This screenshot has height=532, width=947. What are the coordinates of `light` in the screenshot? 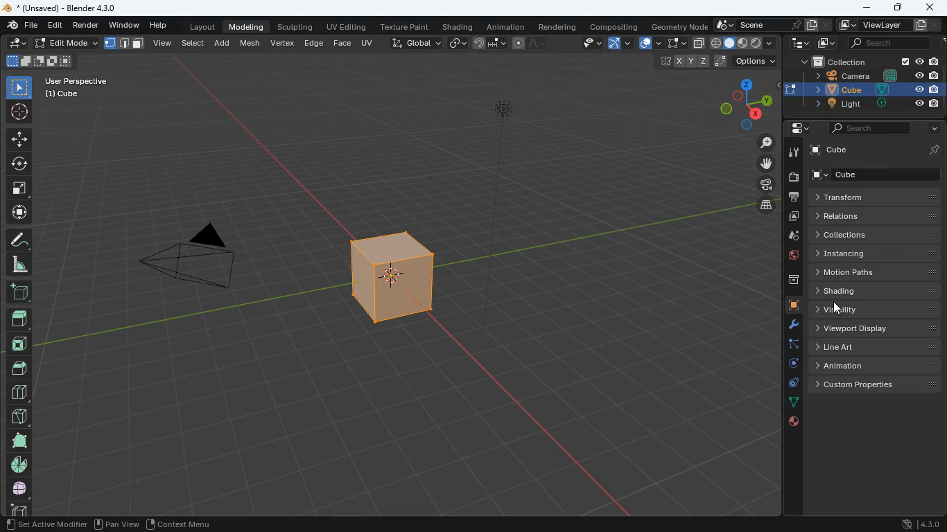 It's located at (520, 185).